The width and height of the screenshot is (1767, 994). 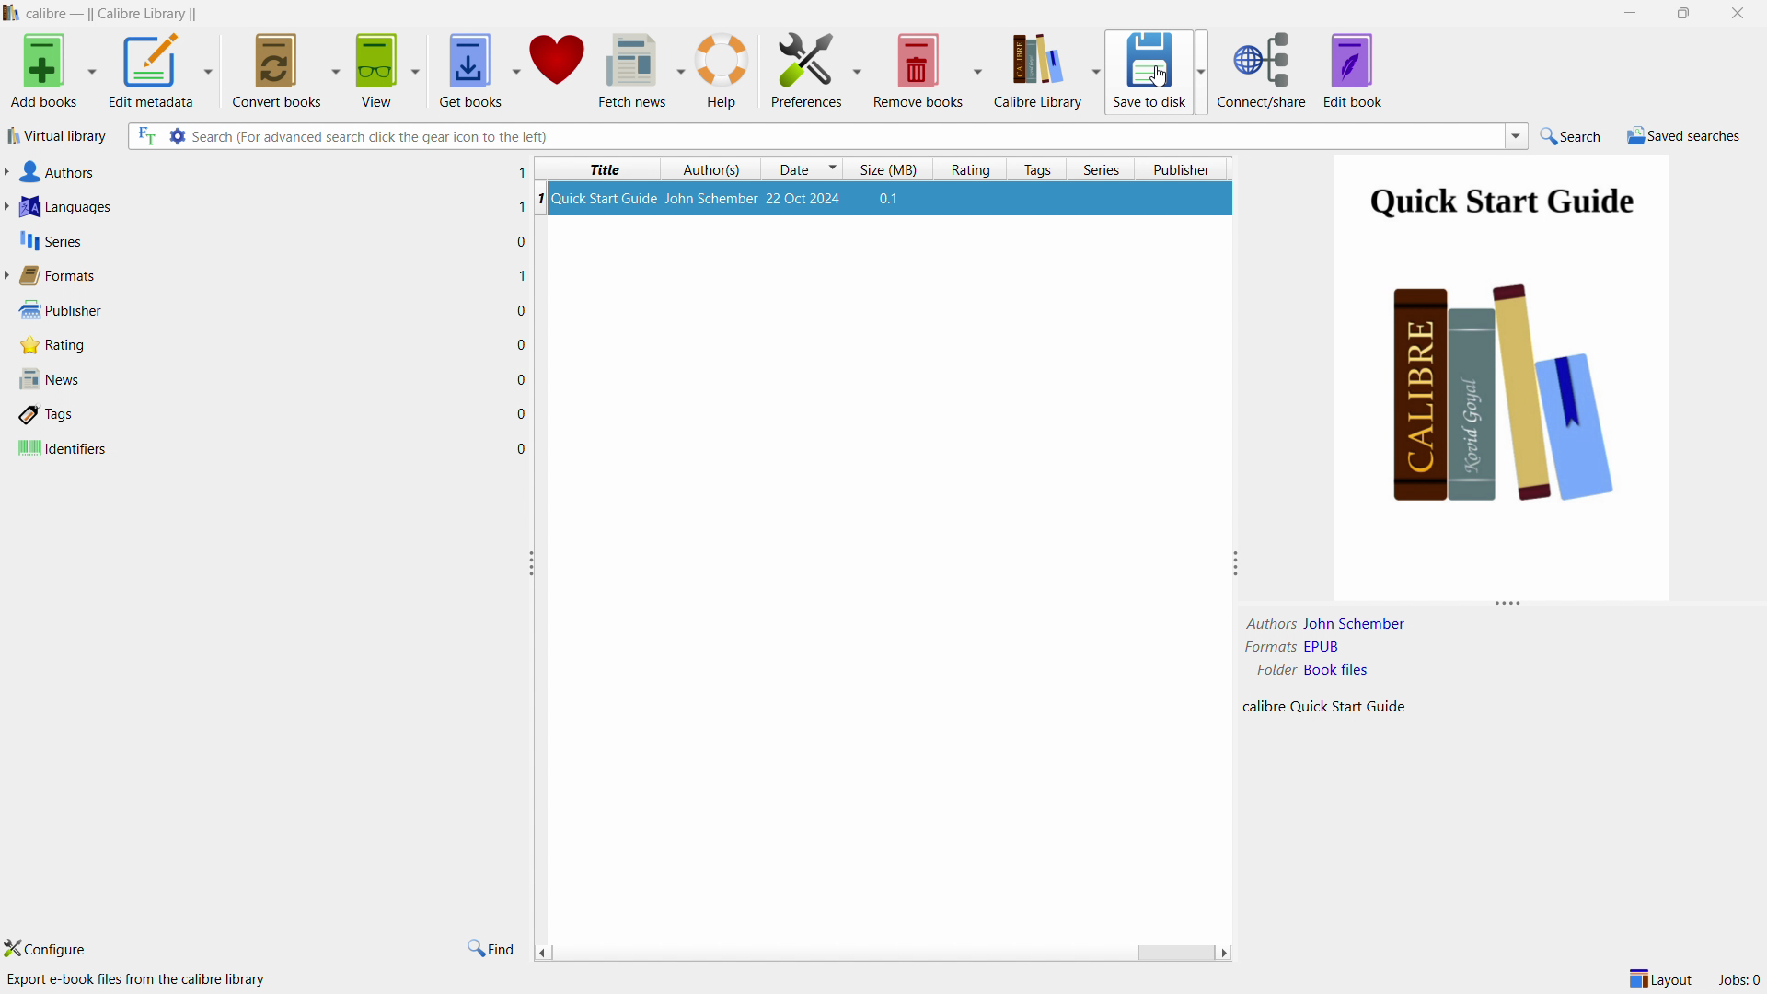 I want to click on edit book, so click(x=1352, y=70).